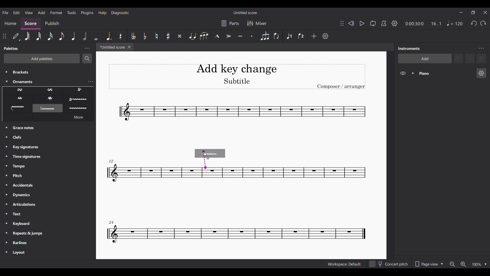 This screenshot has width=490, height=276. Describe the element at coordinates (87, 13) in the screenshot. I see `Plugins menu` at that location.